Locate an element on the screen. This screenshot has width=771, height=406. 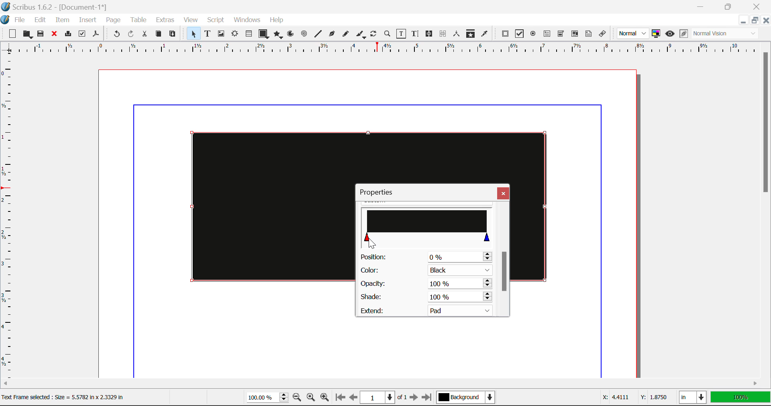
Render Frame is located at coordinates (235, 35).